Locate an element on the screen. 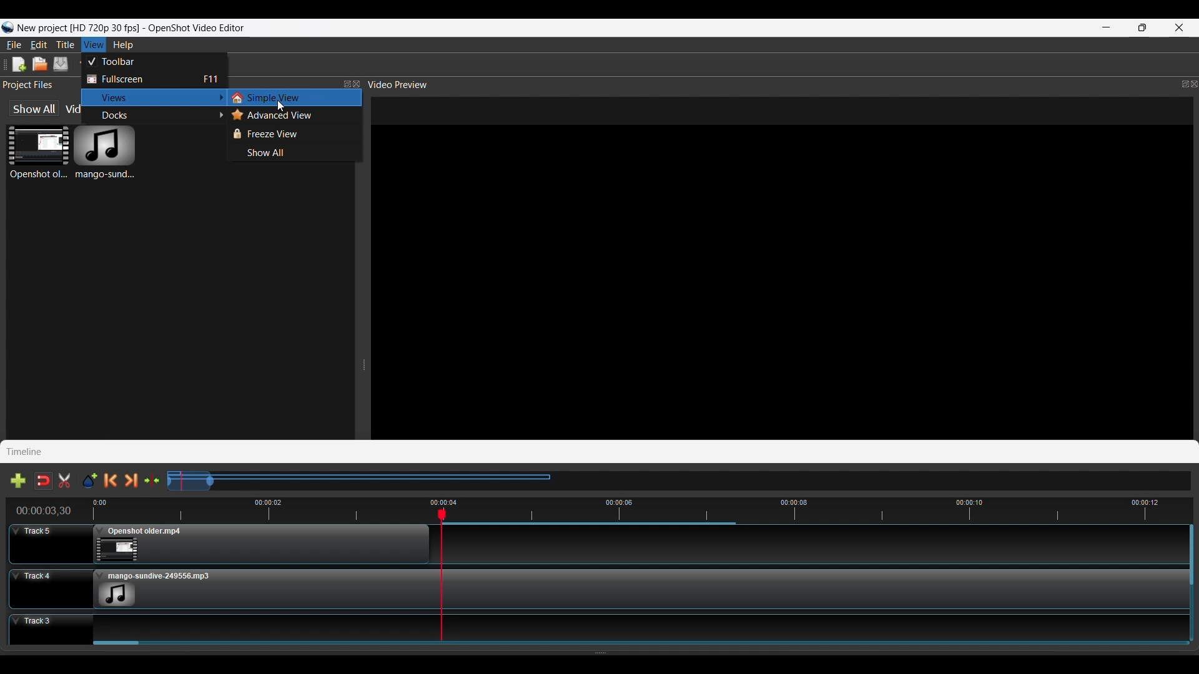 Image resolution: width=1199 pixels, height=674 pixels. Edit is located at coordinates (39, 44).